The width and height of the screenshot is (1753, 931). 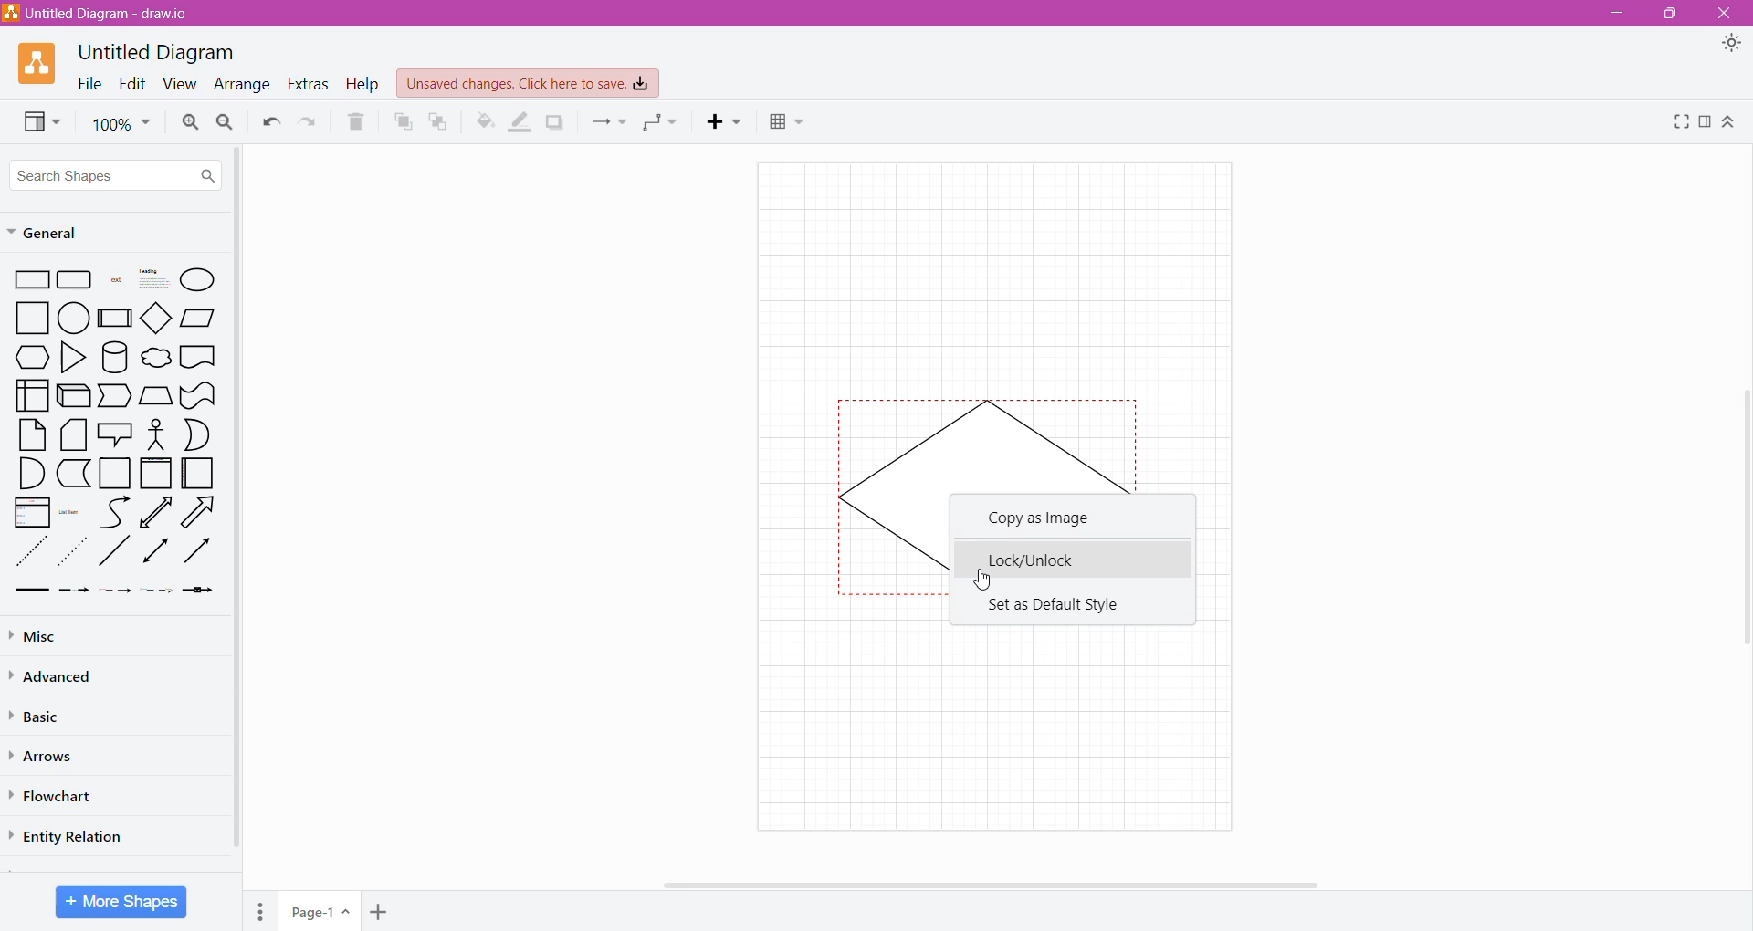 I want to click on To Back, so click(x=439, y=121).